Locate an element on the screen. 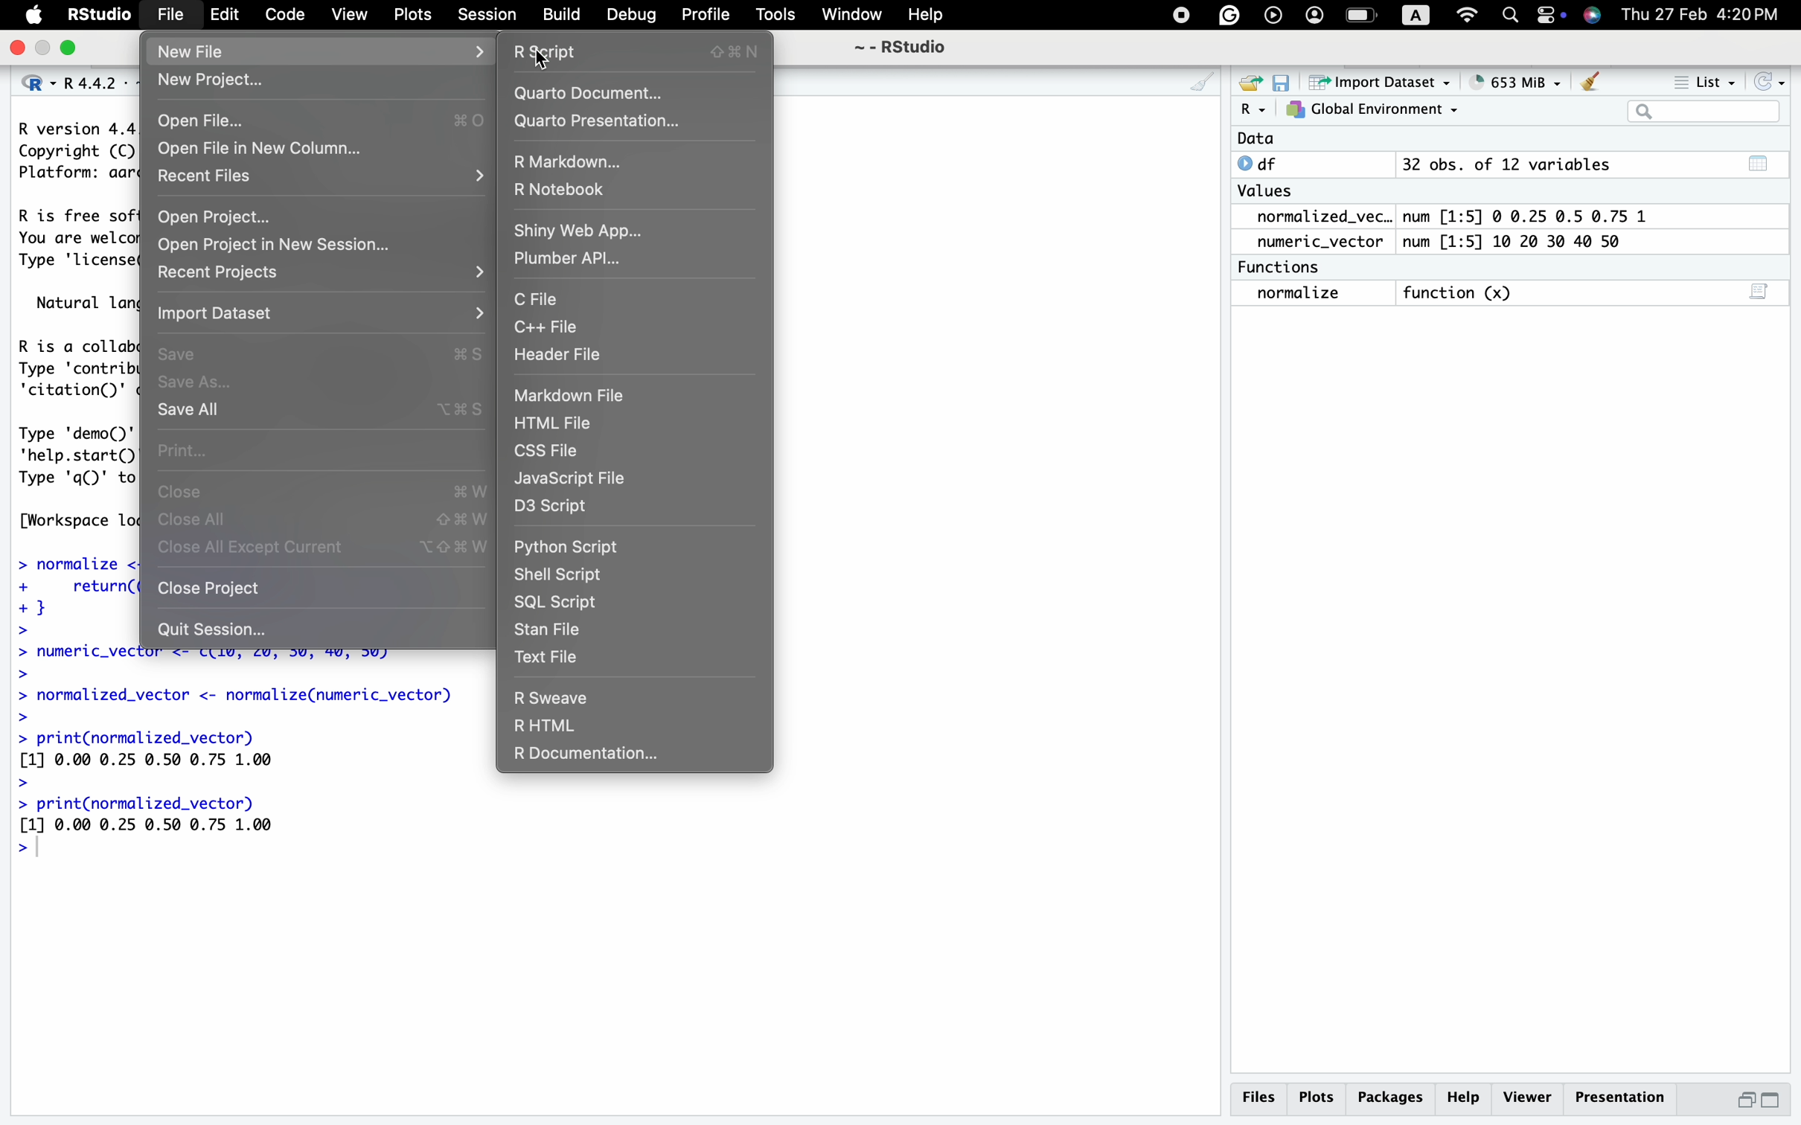  Close All Except Current is located at coordinates (250, 547).